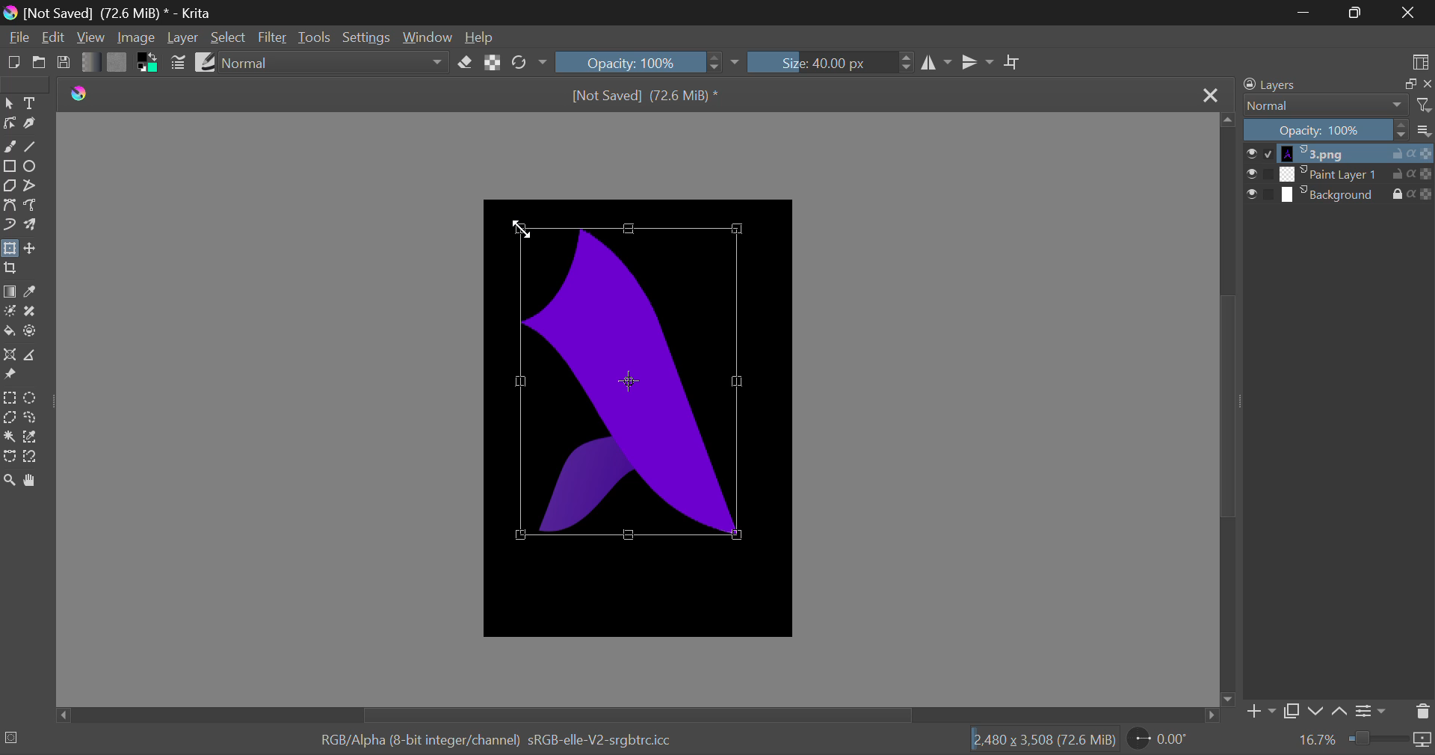  What do you see at coordinates (1260, 712) in the screenshot?
I see `Add Layer` at bounding box center [1260, 712].